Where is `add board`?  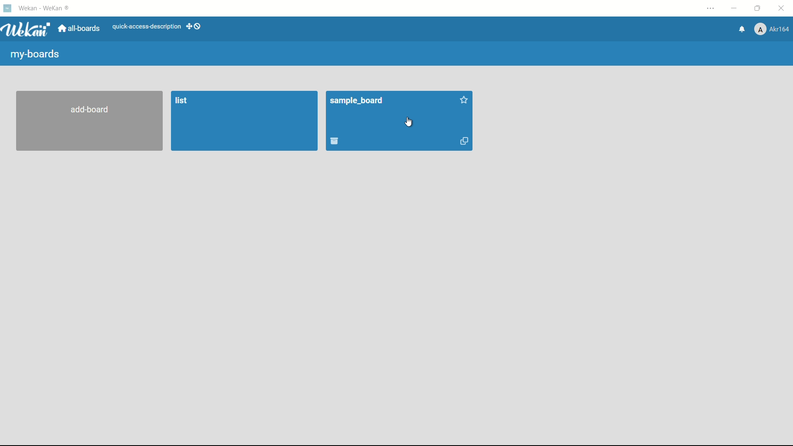 add board is located at coordinates (88, 120).